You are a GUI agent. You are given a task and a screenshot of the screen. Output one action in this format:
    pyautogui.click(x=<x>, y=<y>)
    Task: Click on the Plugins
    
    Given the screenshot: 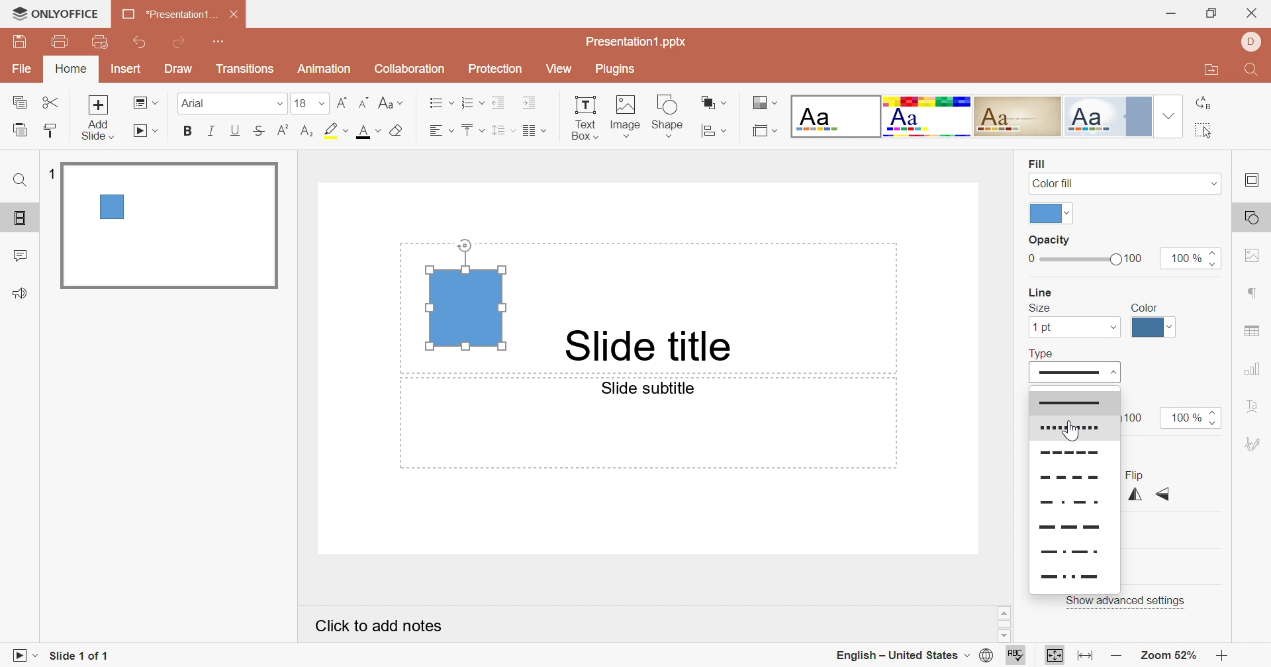 What is the action you would take?
    pyautogui.click(x=619, y=69)
    